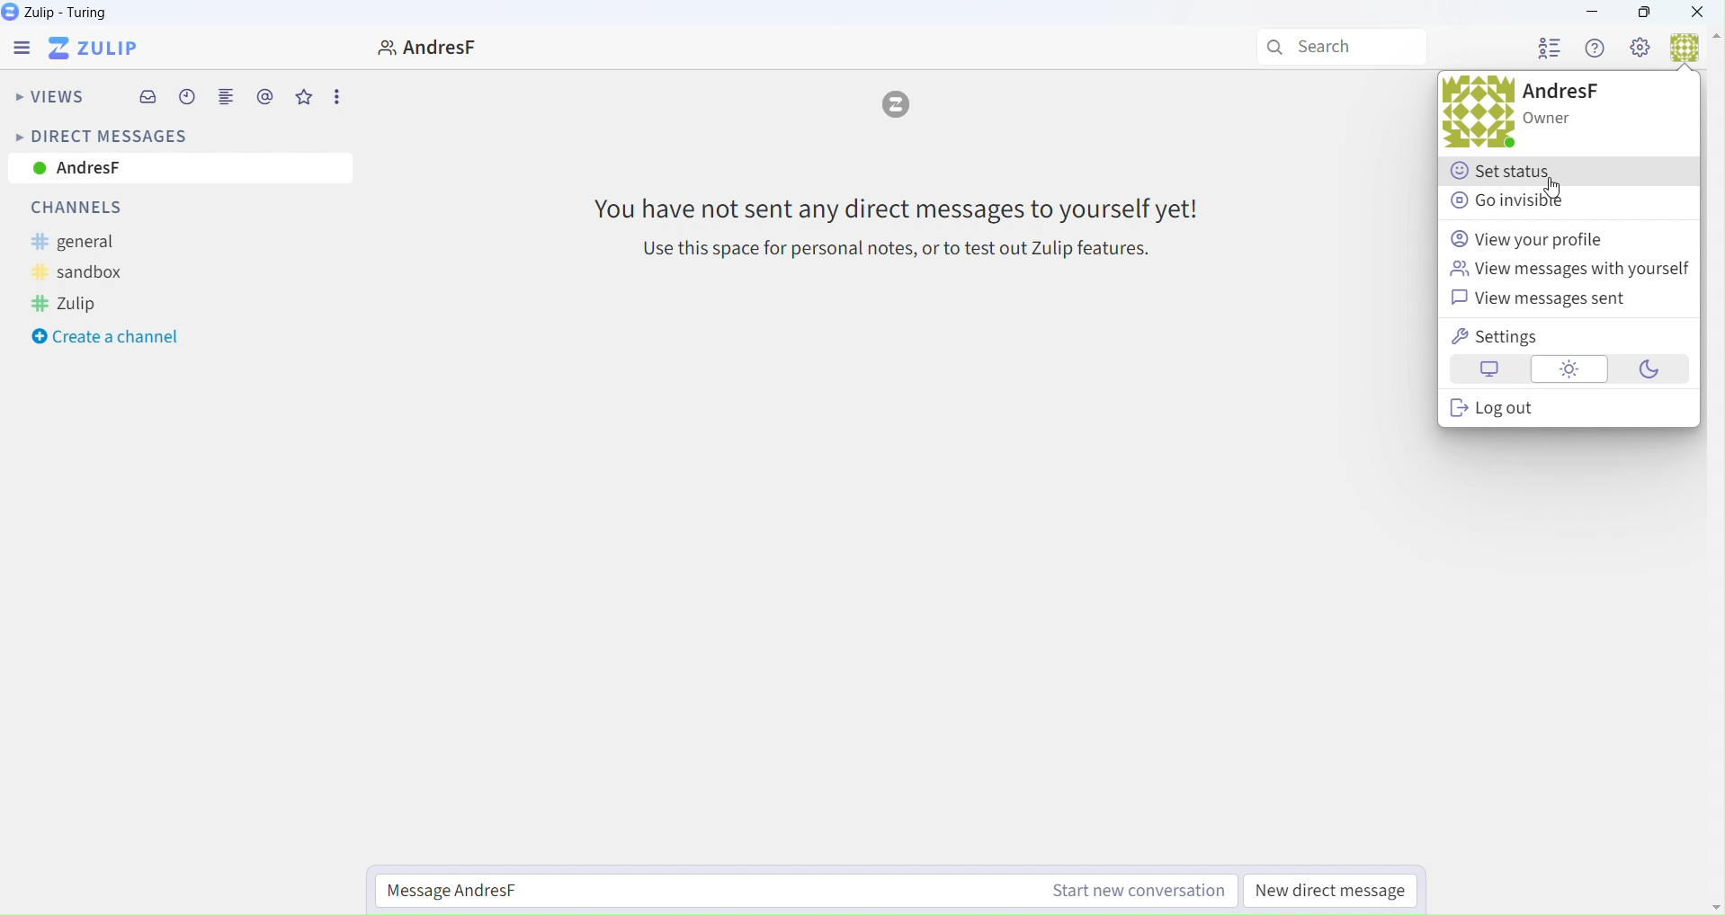 This screenshot has height=915, width=1725. Describe the element at coordinates (49, 99) in the screenshot. I see `Views` at that location.